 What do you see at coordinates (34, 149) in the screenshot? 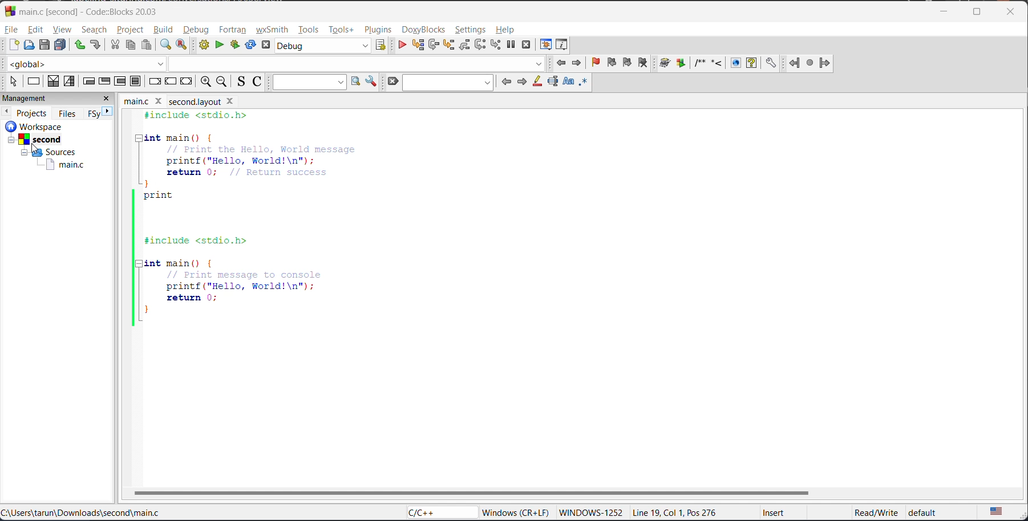
I see `cursor` at bounding box center [34, 149].